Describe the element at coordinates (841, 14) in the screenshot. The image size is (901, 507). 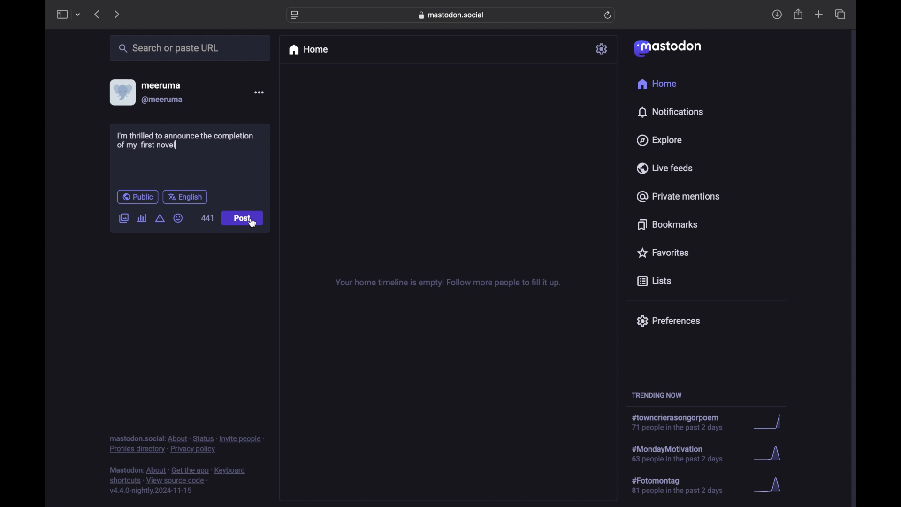
I see `show tab overview` at that location.